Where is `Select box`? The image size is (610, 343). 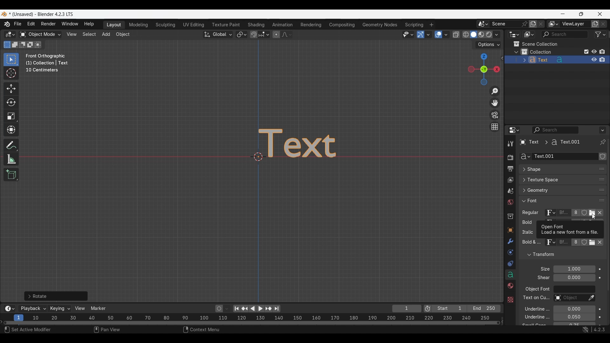
Select box is located at coordinates (11, 59).